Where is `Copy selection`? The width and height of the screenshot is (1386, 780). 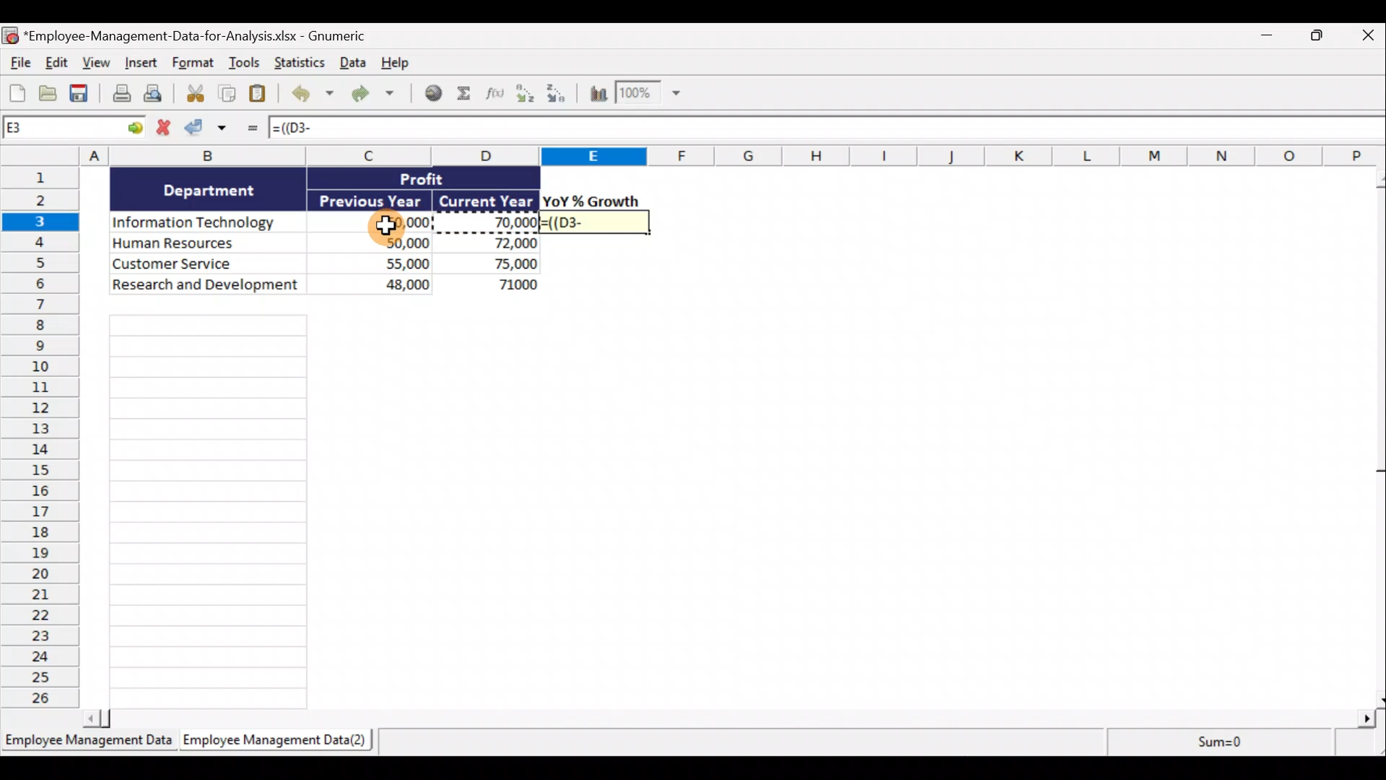 Copy selection is located at coordinates (227, 95).